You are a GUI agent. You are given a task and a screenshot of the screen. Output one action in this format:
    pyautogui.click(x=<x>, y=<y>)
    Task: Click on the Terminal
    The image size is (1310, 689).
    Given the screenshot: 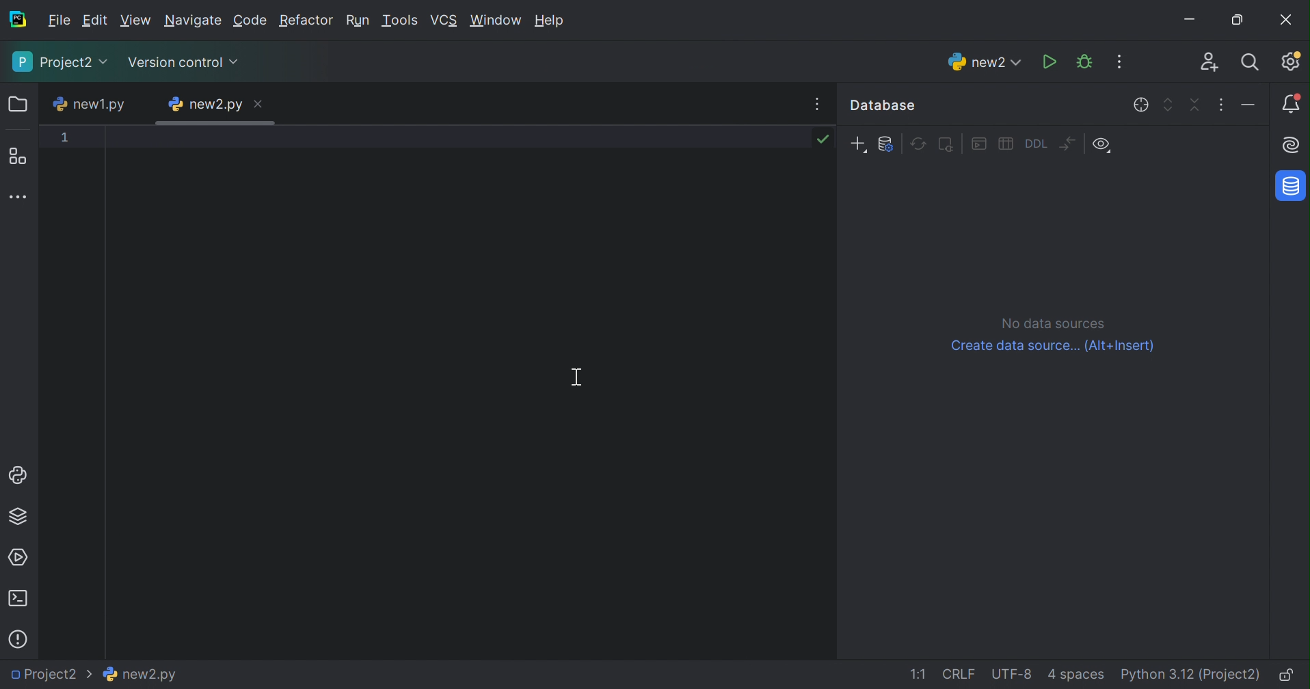 What is the action you would take?
    pyautogui.click(x=18, y=599)
    